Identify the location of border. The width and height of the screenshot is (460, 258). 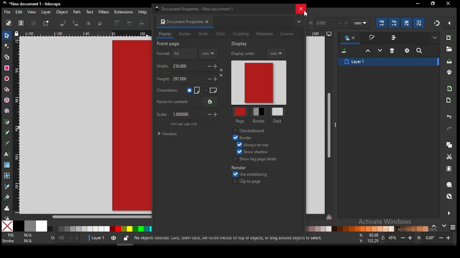
(259, 112).